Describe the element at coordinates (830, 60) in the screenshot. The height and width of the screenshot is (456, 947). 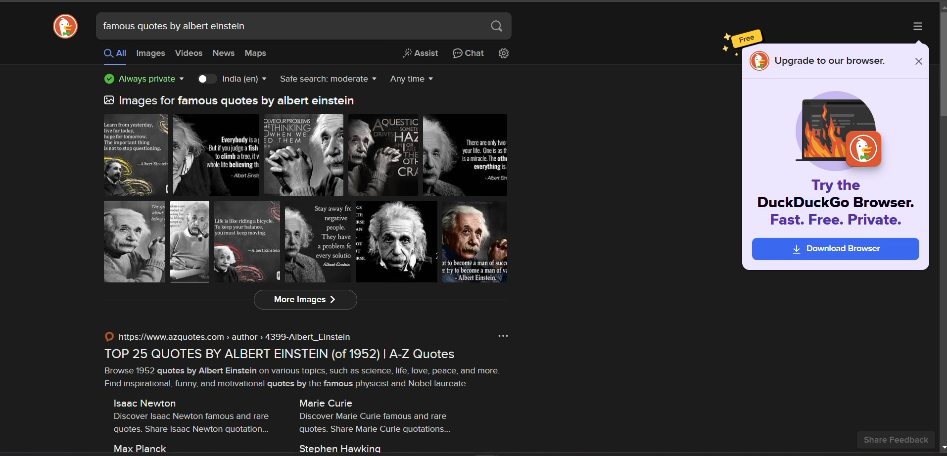
I see `Upgrade to our browser.` at that location.